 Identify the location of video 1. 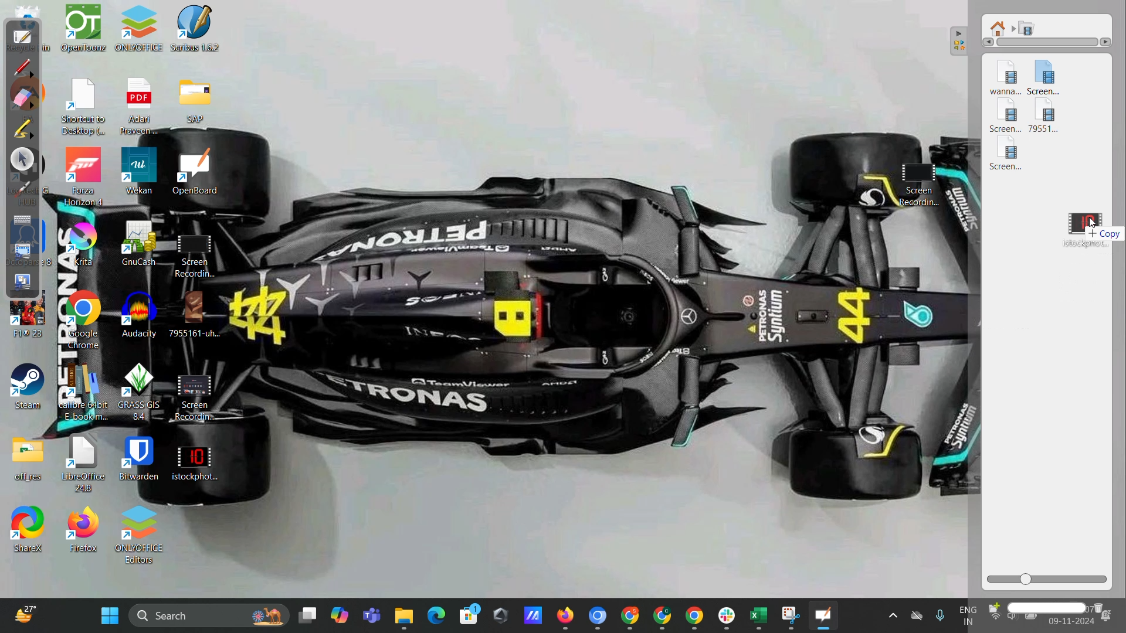
(1005, 77).